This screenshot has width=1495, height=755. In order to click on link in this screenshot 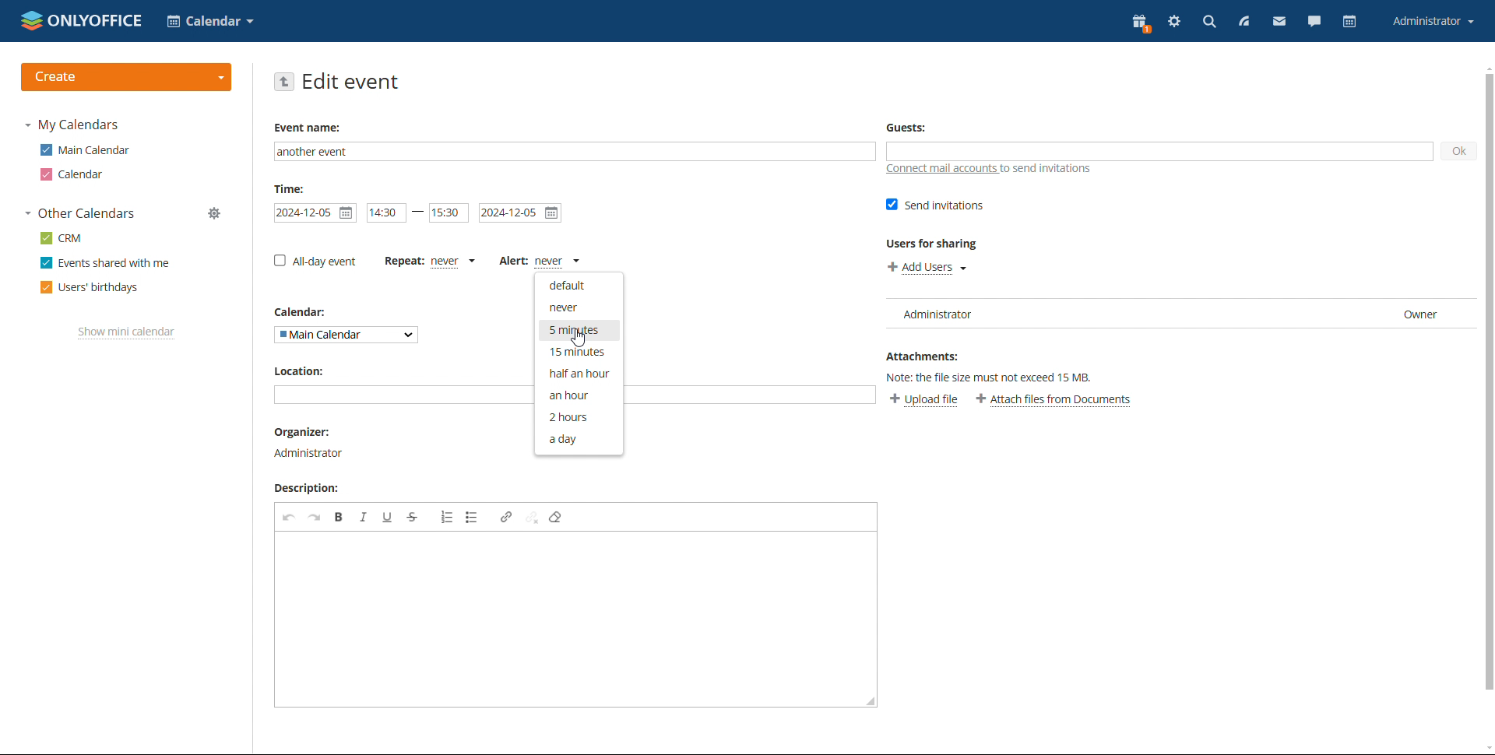, I will do `click(505, 517)`.